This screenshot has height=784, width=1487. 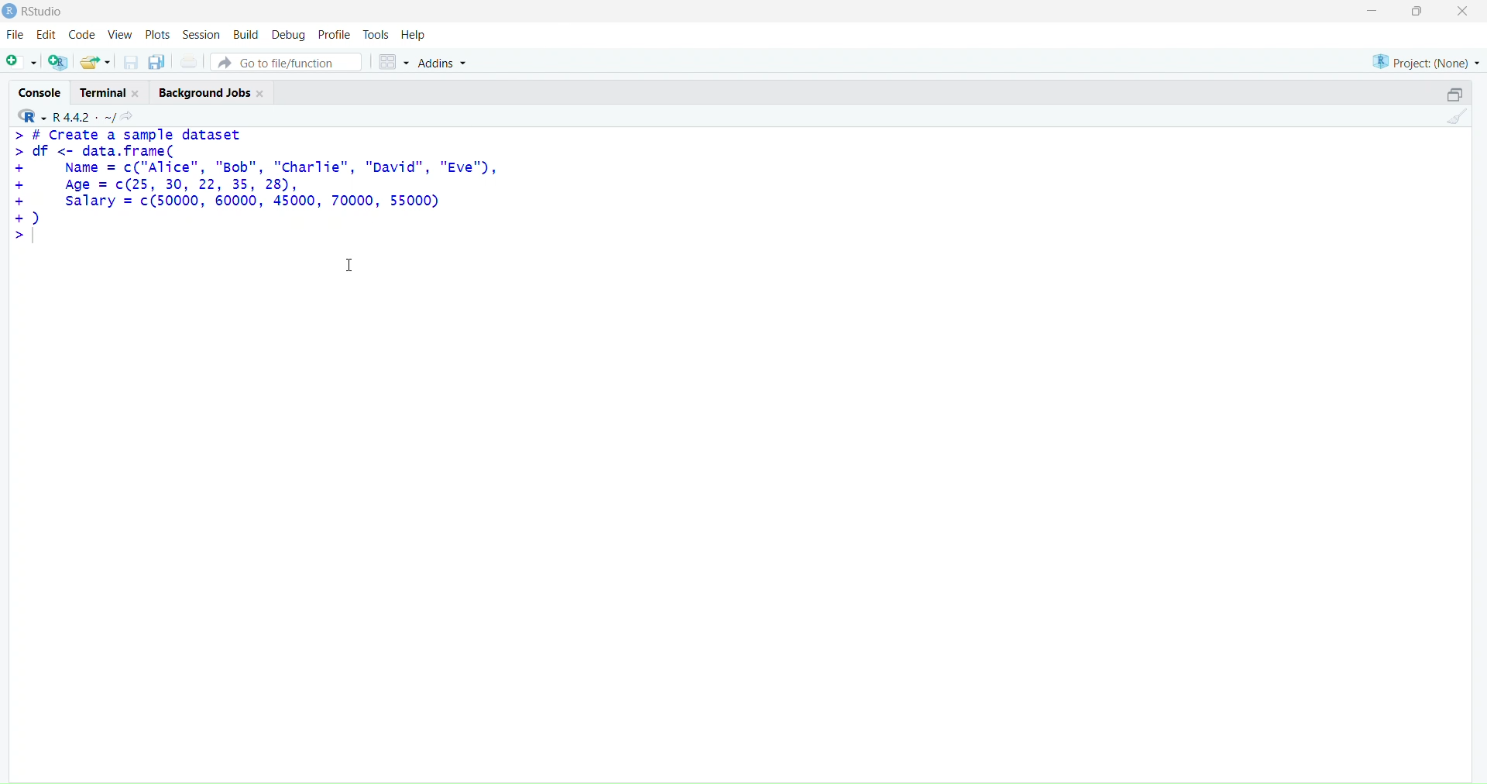 I want to click on terminal, so click(x=111, y=93).